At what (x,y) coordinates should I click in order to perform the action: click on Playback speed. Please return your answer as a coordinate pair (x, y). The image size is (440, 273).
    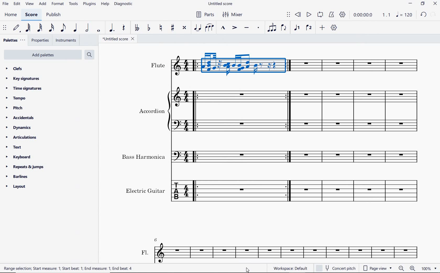
    Looking at the image, I should click on (387, 15).